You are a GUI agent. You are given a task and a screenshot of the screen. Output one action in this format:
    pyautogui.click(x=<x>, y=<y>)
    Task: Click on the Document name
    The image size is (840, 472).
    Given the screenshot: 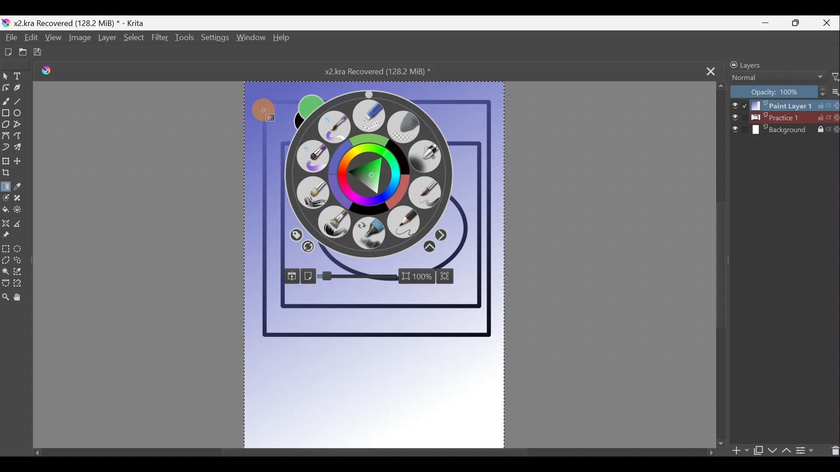 What is the action you would take?
    pyautogui.click(x=76, y=23)
    